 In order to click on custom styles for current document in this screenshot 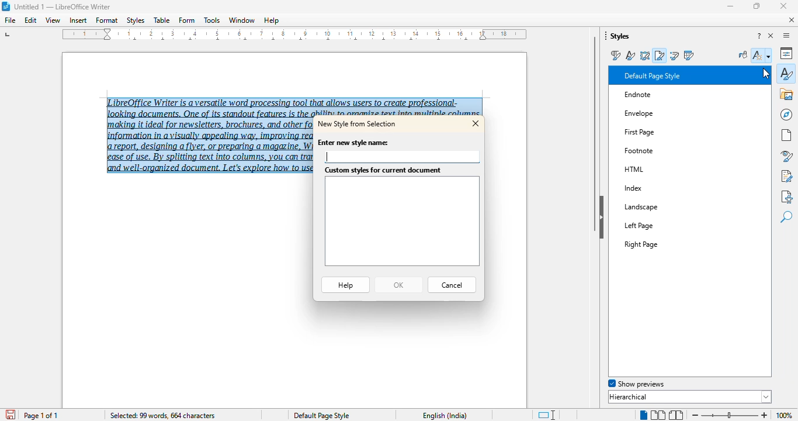, I will do `click(401, 222)`.